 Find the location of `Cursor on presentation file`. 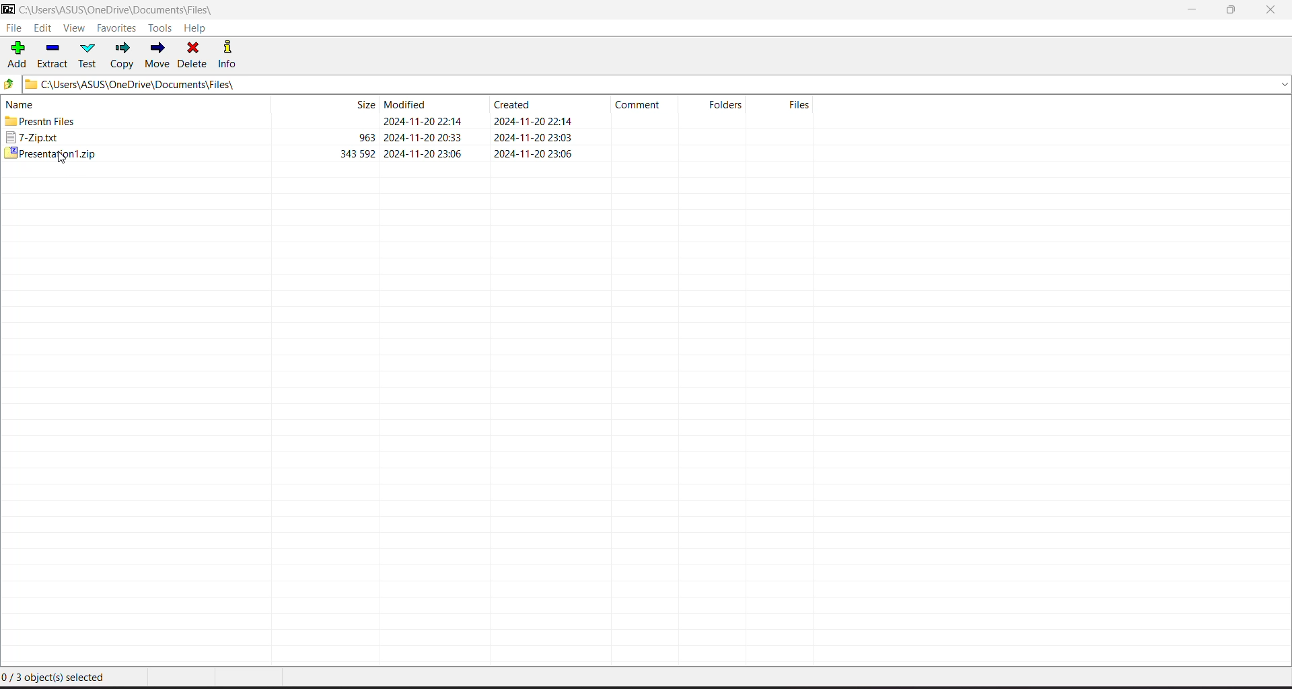

Cursor on presentation file is located at coordinates (292, 152).